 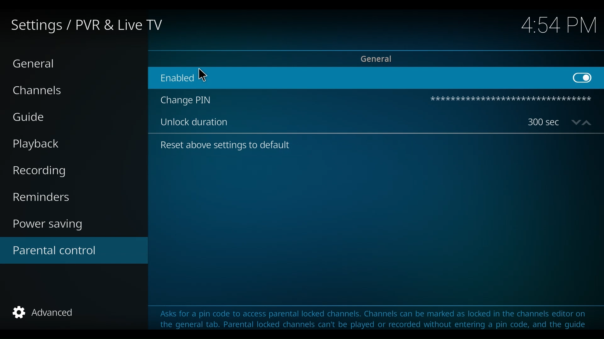 What do you see at coordinates (556, 26) in the screenshot?
I see `time` at bounding box center [556, 26].